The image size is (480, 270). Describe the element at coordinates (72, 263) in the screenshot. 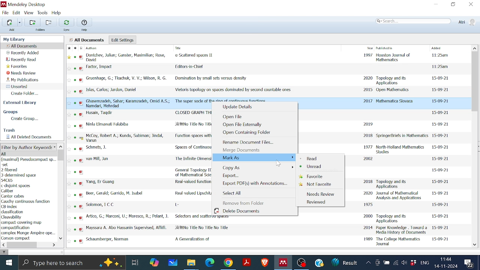

I see `Type here to search` at that location.